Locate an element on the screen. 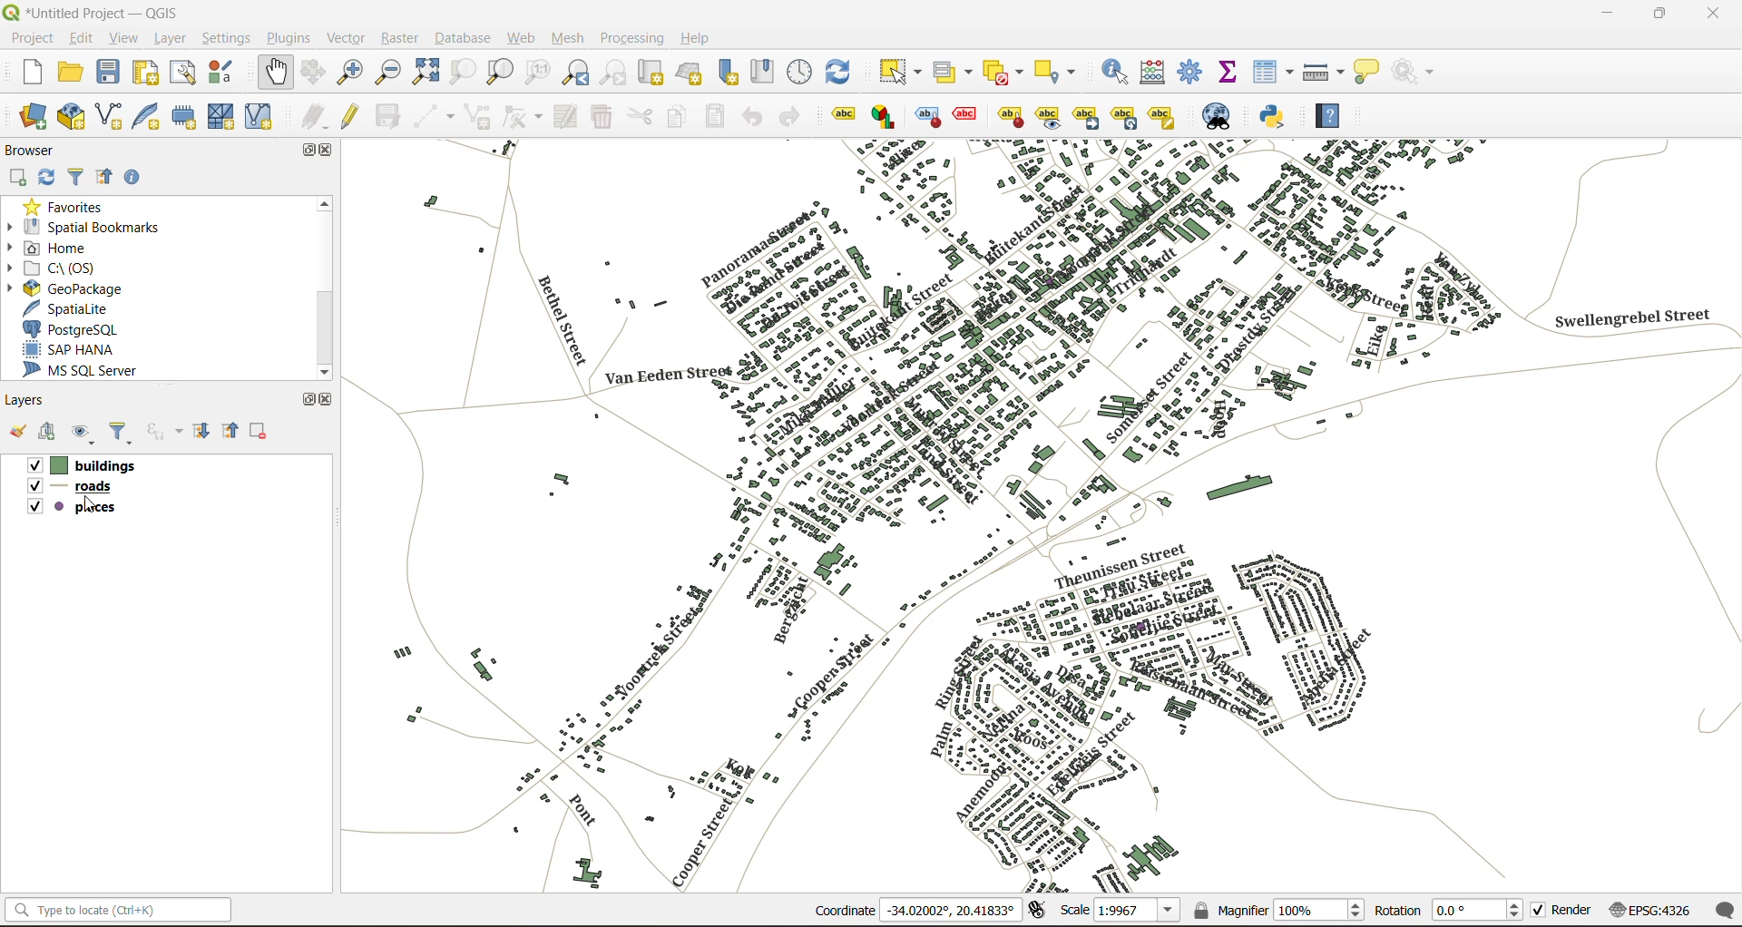 This screenshot has height=927, width=1742. c\:os is located at coordinates (65, 269).